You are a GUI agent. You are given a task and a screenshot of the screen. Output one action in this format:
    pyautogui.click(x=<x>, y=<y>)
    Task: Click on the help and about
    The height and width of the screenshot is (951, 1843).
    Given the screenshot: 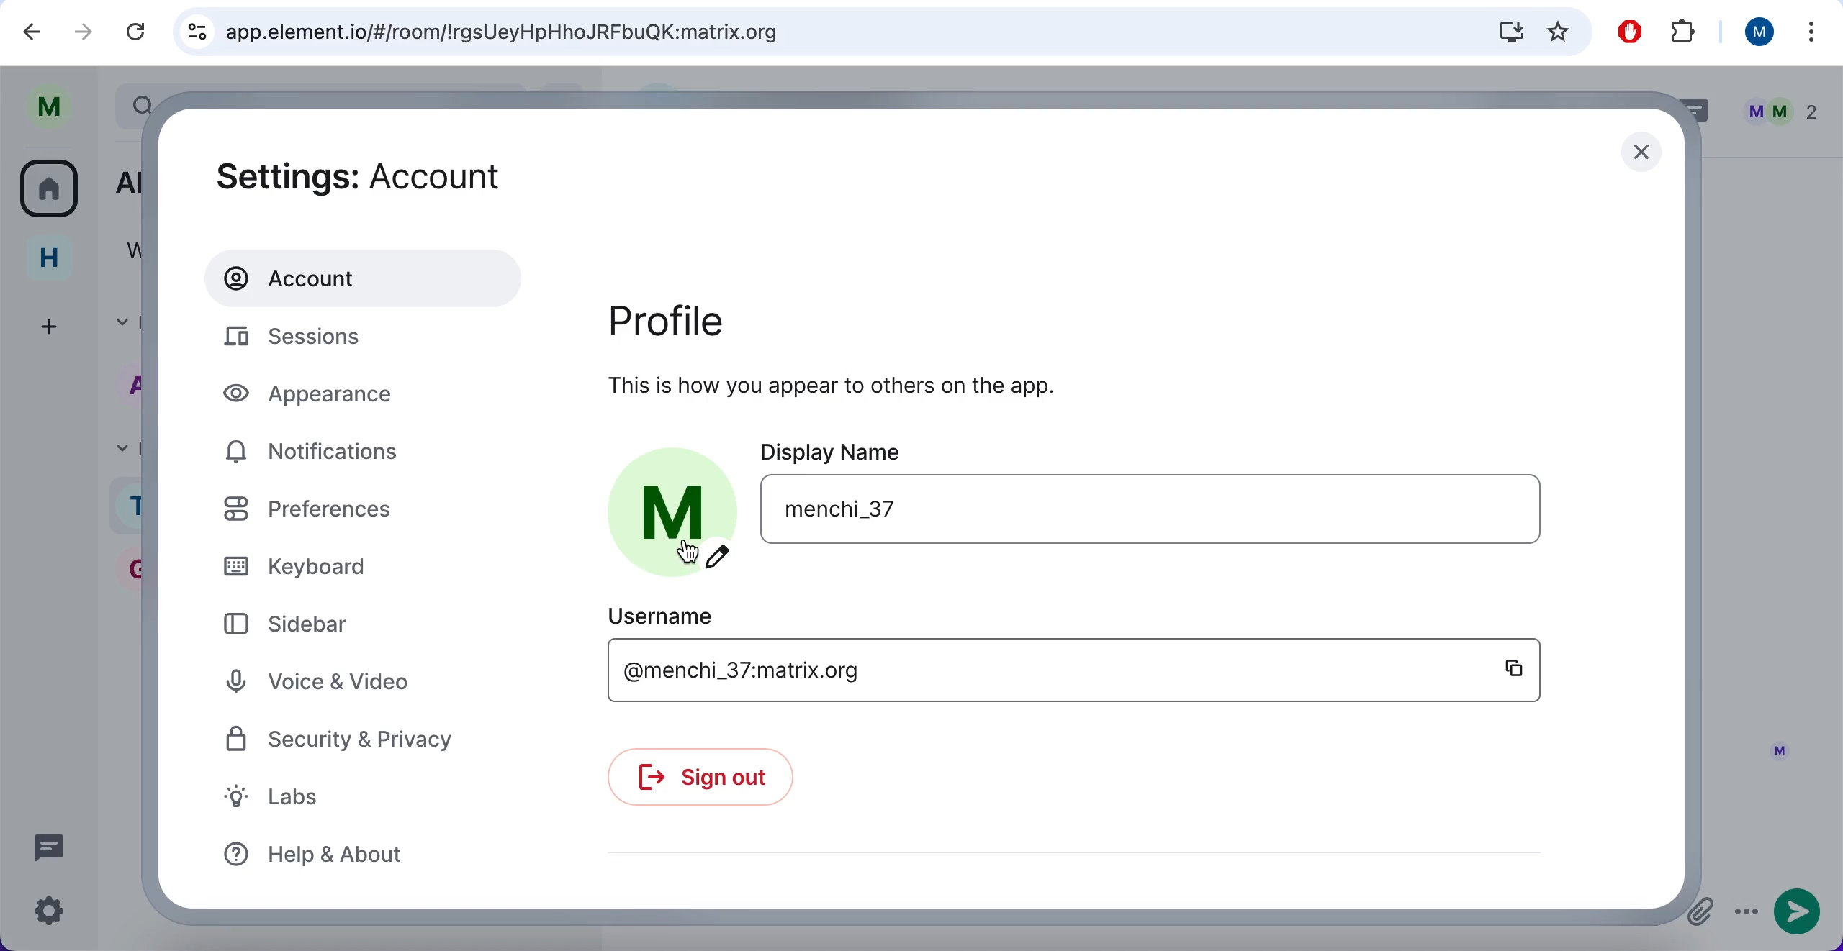 What is the action you would take?
    pyautogui.click(x=338, y=856)
    